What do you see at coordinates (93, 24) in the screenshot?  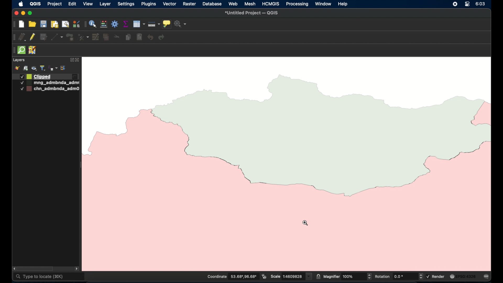 I see `` at bounding box center [93, 24].